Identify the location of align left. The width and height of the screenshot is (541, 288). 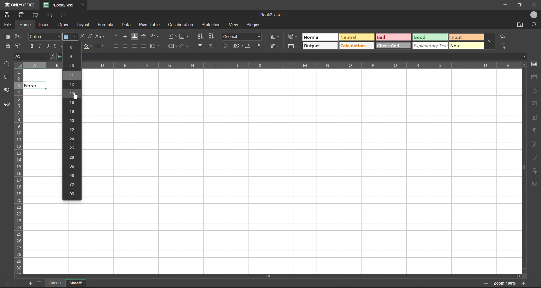
(115, 46).